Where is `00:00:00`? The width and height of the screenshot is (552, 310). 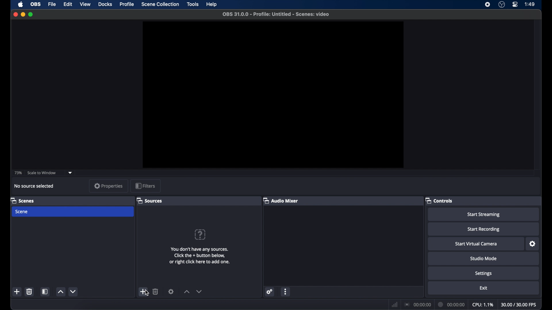
00:00:00 is located at coordinates (417, 303).